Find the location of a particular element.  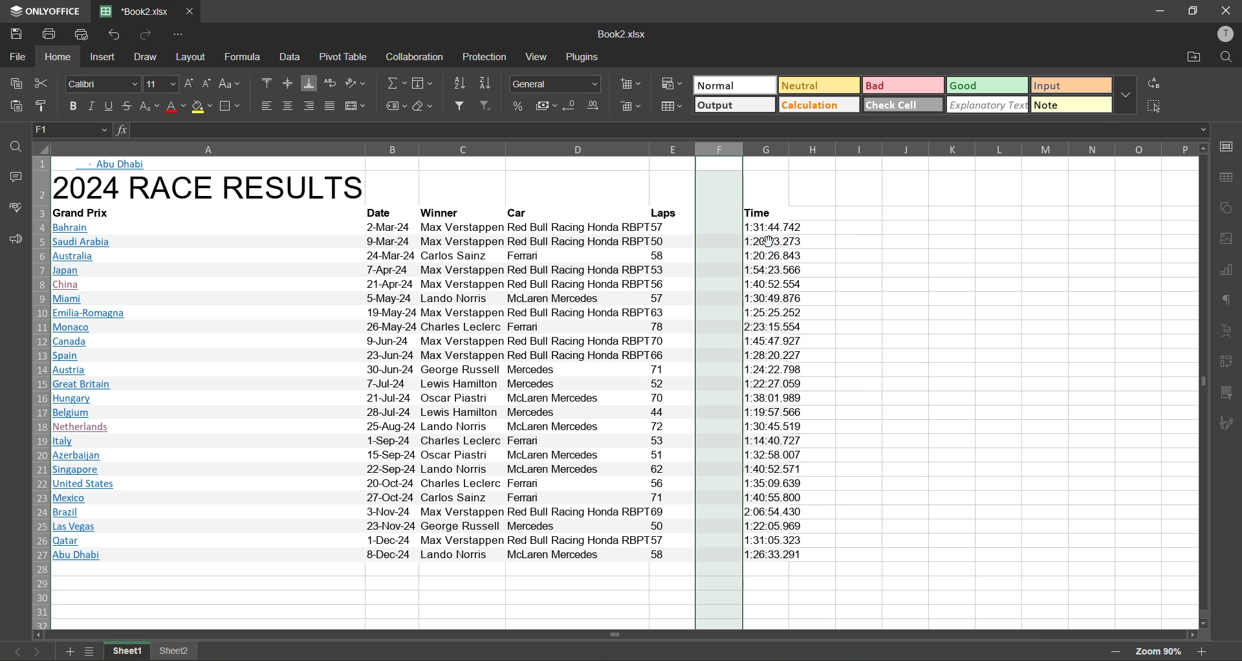

images is located at coordinates (1230, 238).